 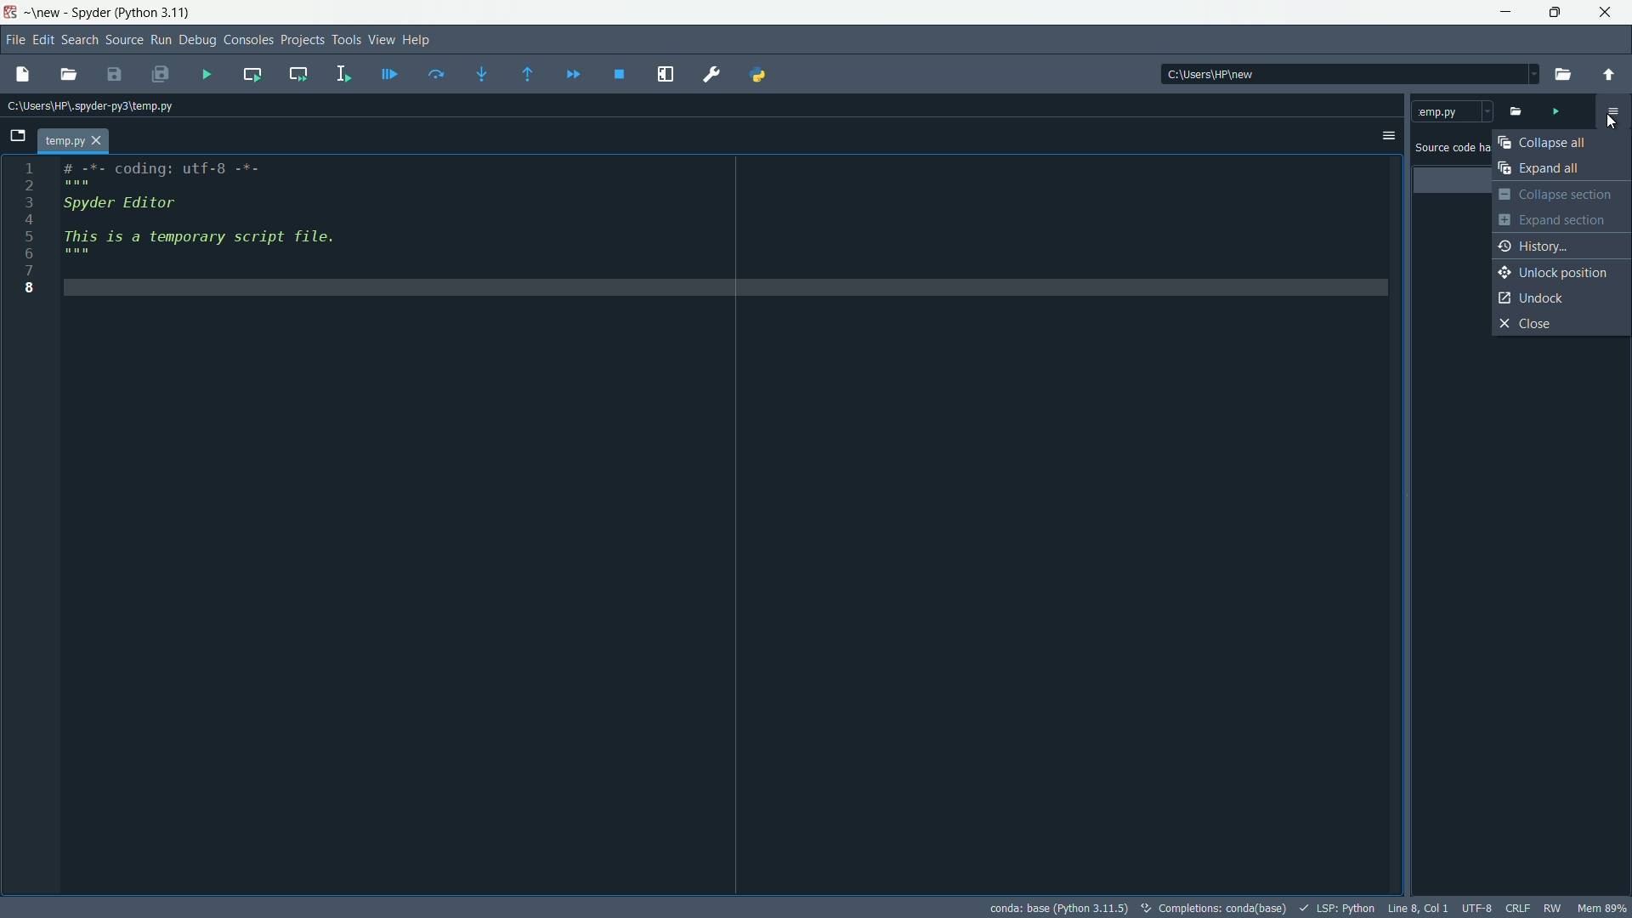 What do you see at coordinates (32, 201) in the screenshot?
I see `3` at bounding box center [32, 201].